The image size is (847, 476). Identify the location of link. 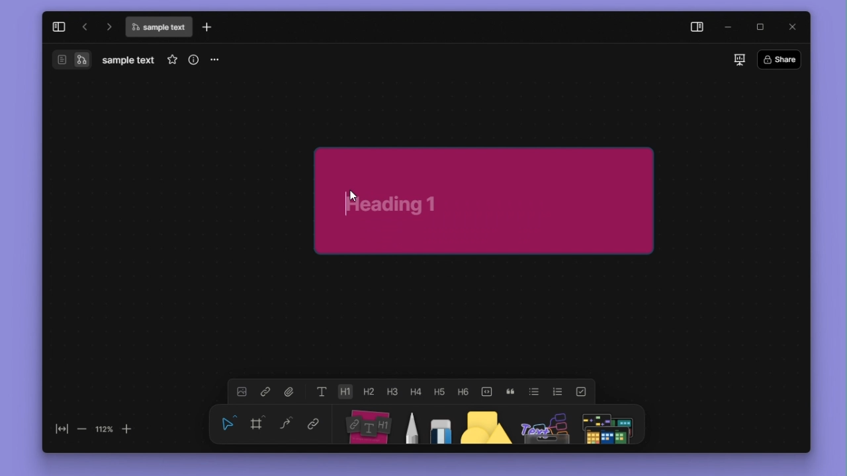
(265, 391).